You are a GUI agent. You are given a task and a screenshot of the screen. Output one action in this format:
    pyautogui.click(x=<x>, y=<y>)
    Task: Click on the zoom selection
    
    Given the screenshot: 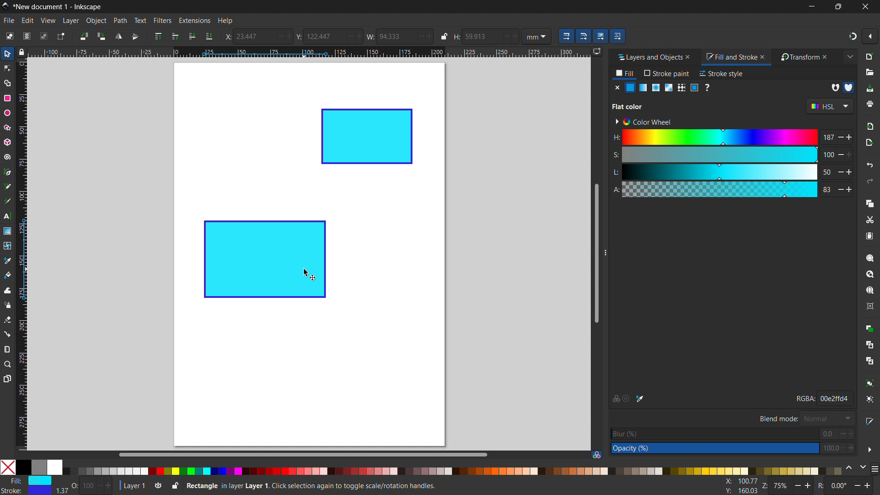 What is the action you would take?
    pyautogui.click(x=870, y=258)
    